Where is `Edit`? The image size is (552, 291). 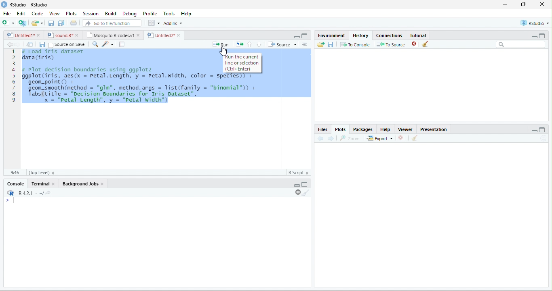
Edit is located at coordinates (21, 13).